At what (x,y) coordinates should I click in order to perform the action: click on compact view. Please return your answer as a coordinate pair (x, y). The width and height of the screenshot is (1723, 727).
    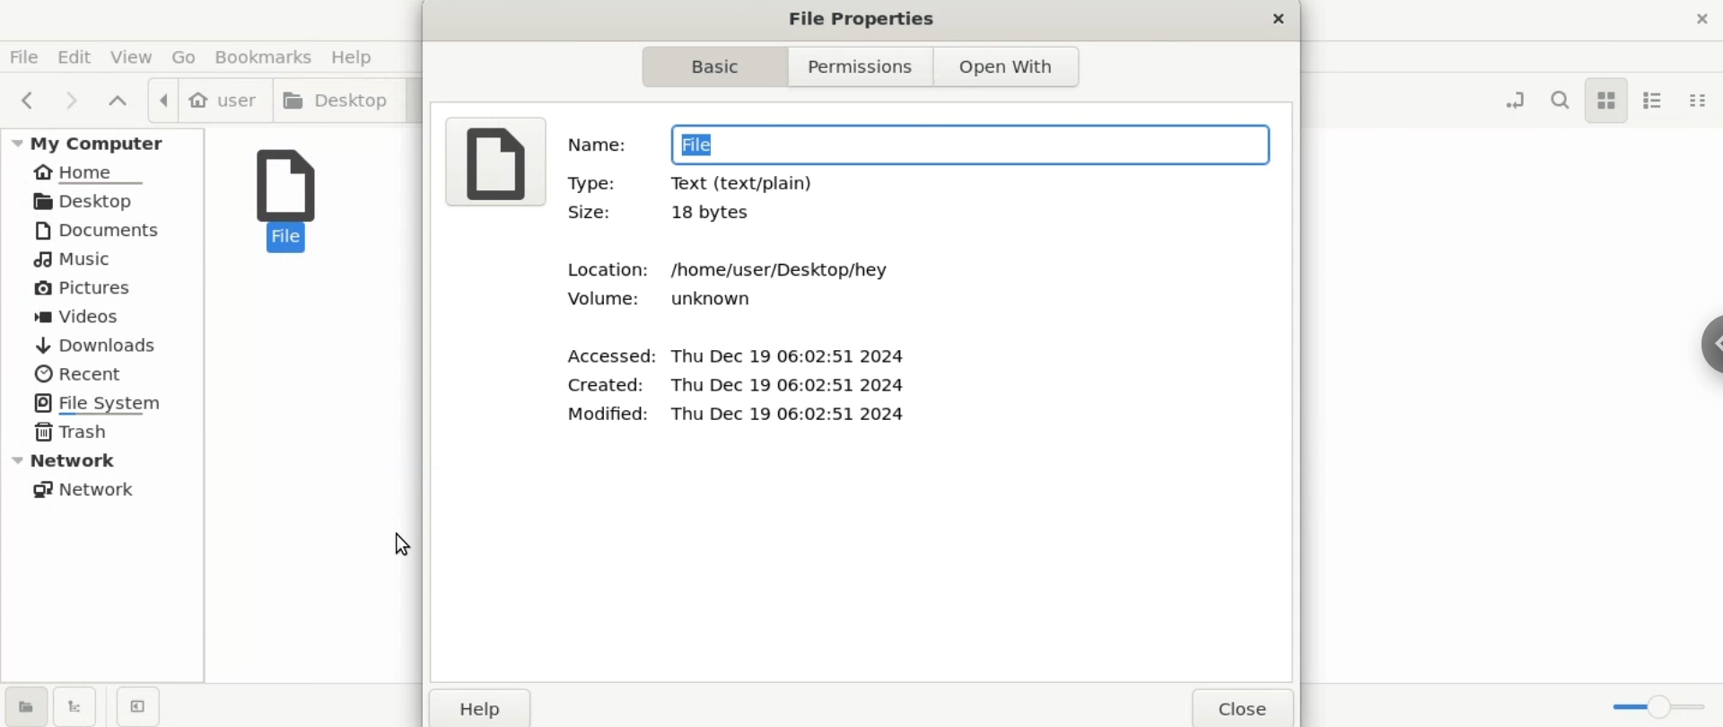
    Looking at the image, I should click on (1704, 101).